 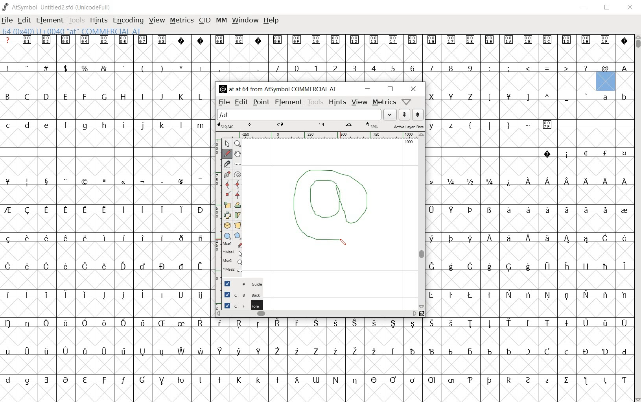 What do you see at coordinates (241, 103) in the screenshot?
I see `edit` at bounding box center [241, 103].